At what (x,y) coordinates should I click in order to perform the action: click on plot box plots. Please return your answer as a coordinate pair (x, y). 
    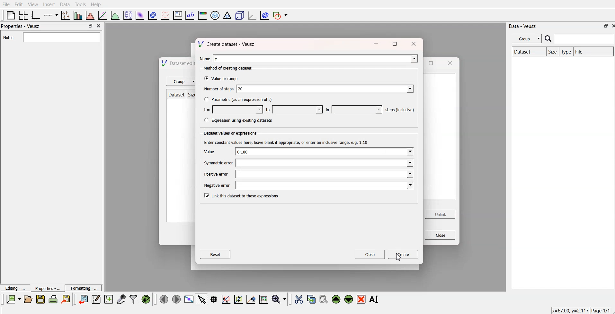
    Looking at the image, I should click on (128, 15).